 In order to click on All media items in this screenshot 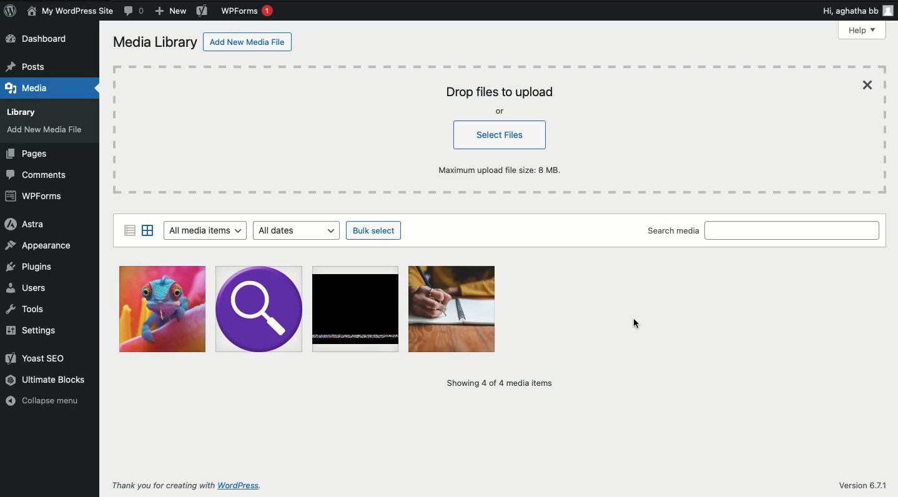, I will do `click(204, 231)`.